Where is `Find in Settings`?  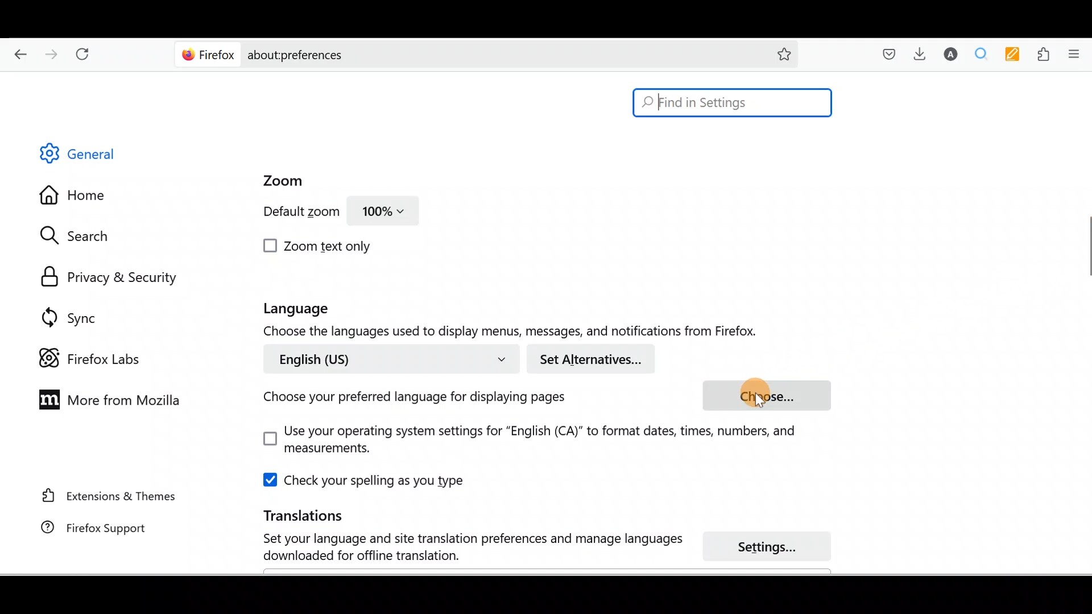
Find in Settings is located at coordinates (733, 102).